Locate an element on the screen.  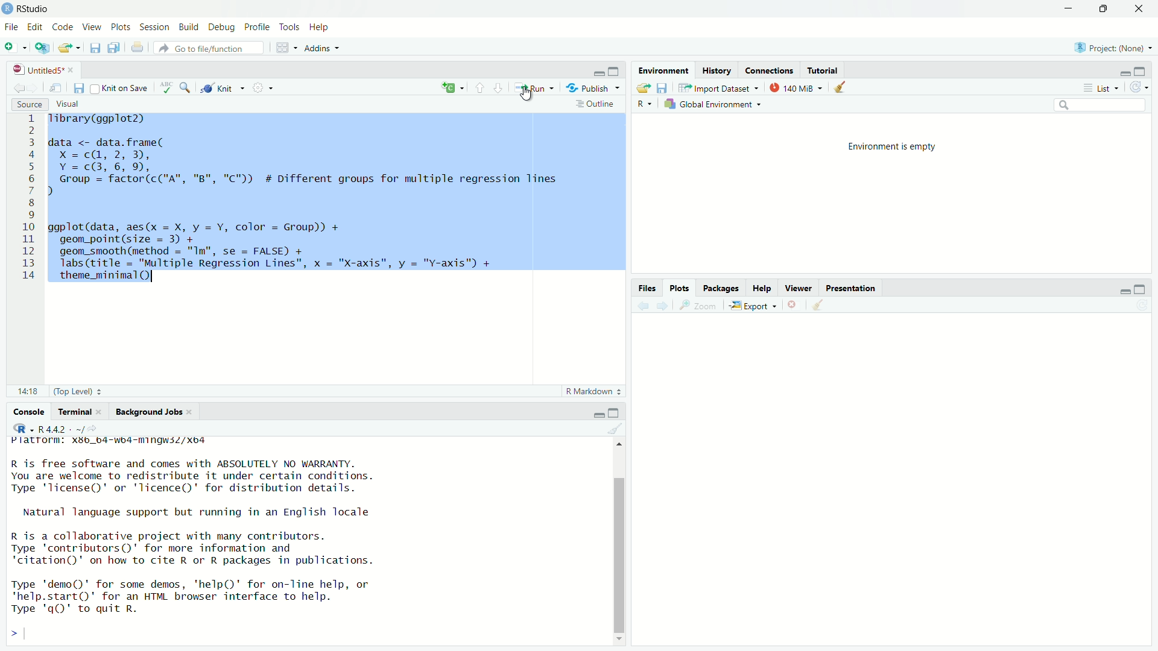
+ R4.4.2 is located at coordinates (52, 429).